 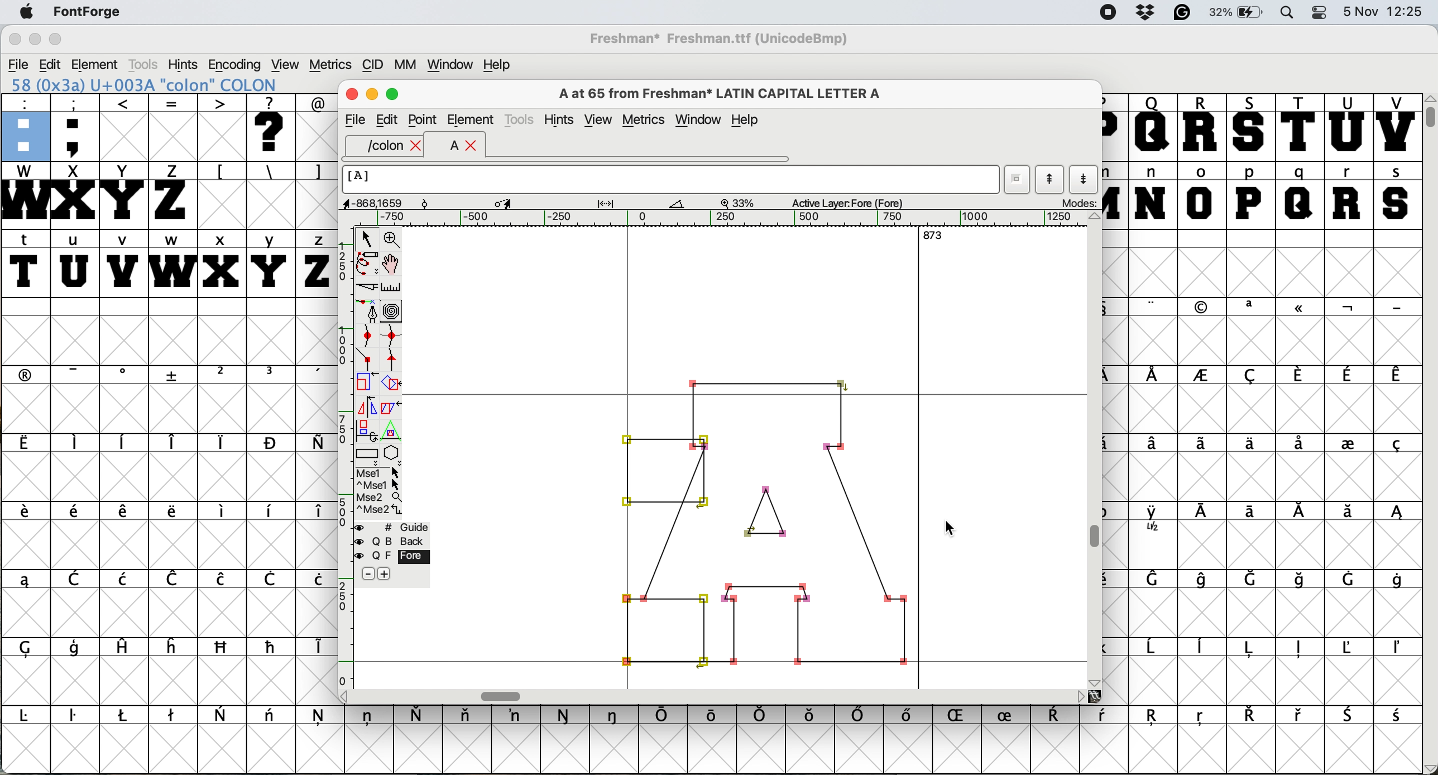 What do you see at coordinates (1096, 451) in the screenshot?
I see `vertical scroll bar` at bounding box center [1096, 451].